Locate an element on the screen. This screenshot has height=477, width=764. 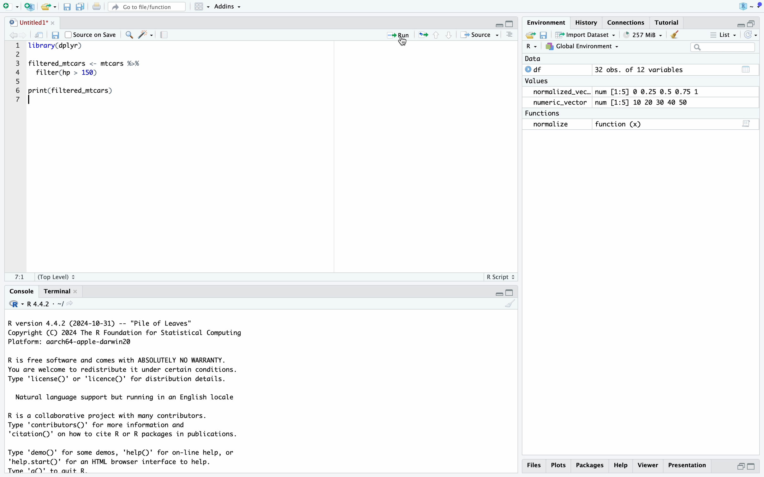
Go to file/function is located at coordinates (147, 7).